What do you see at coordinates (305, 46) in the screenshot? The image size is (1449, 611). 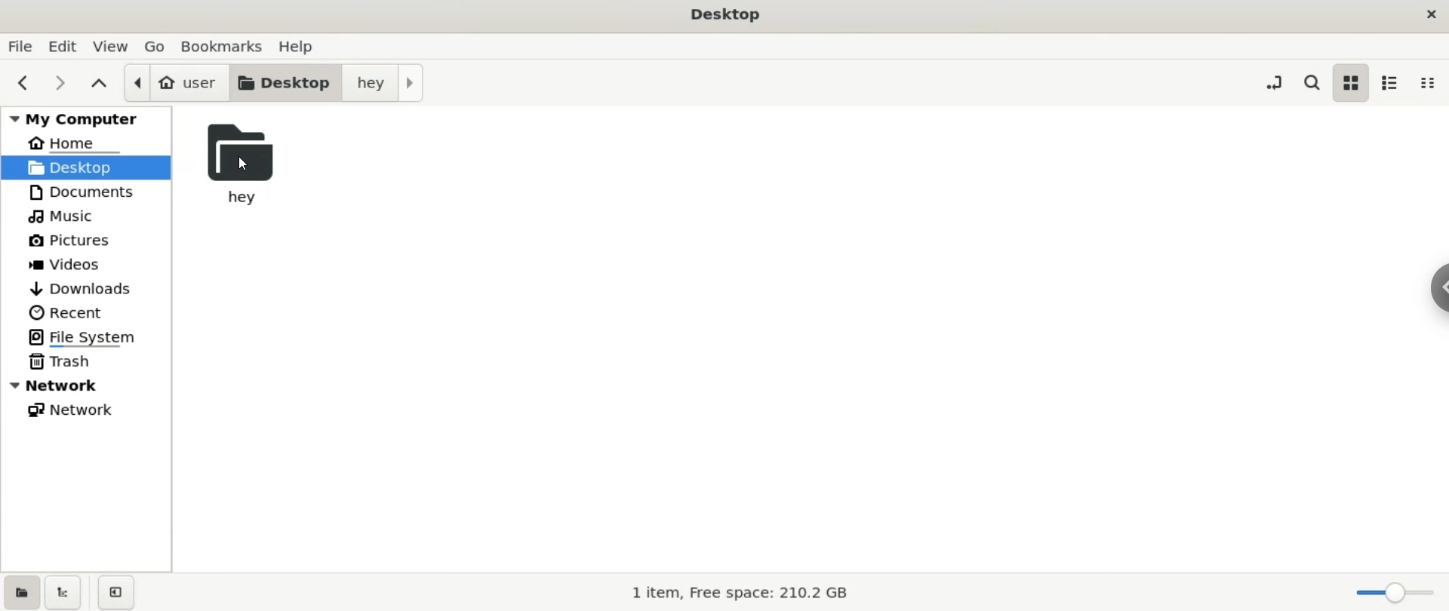 I see `help` at bounding box center [305, 46].